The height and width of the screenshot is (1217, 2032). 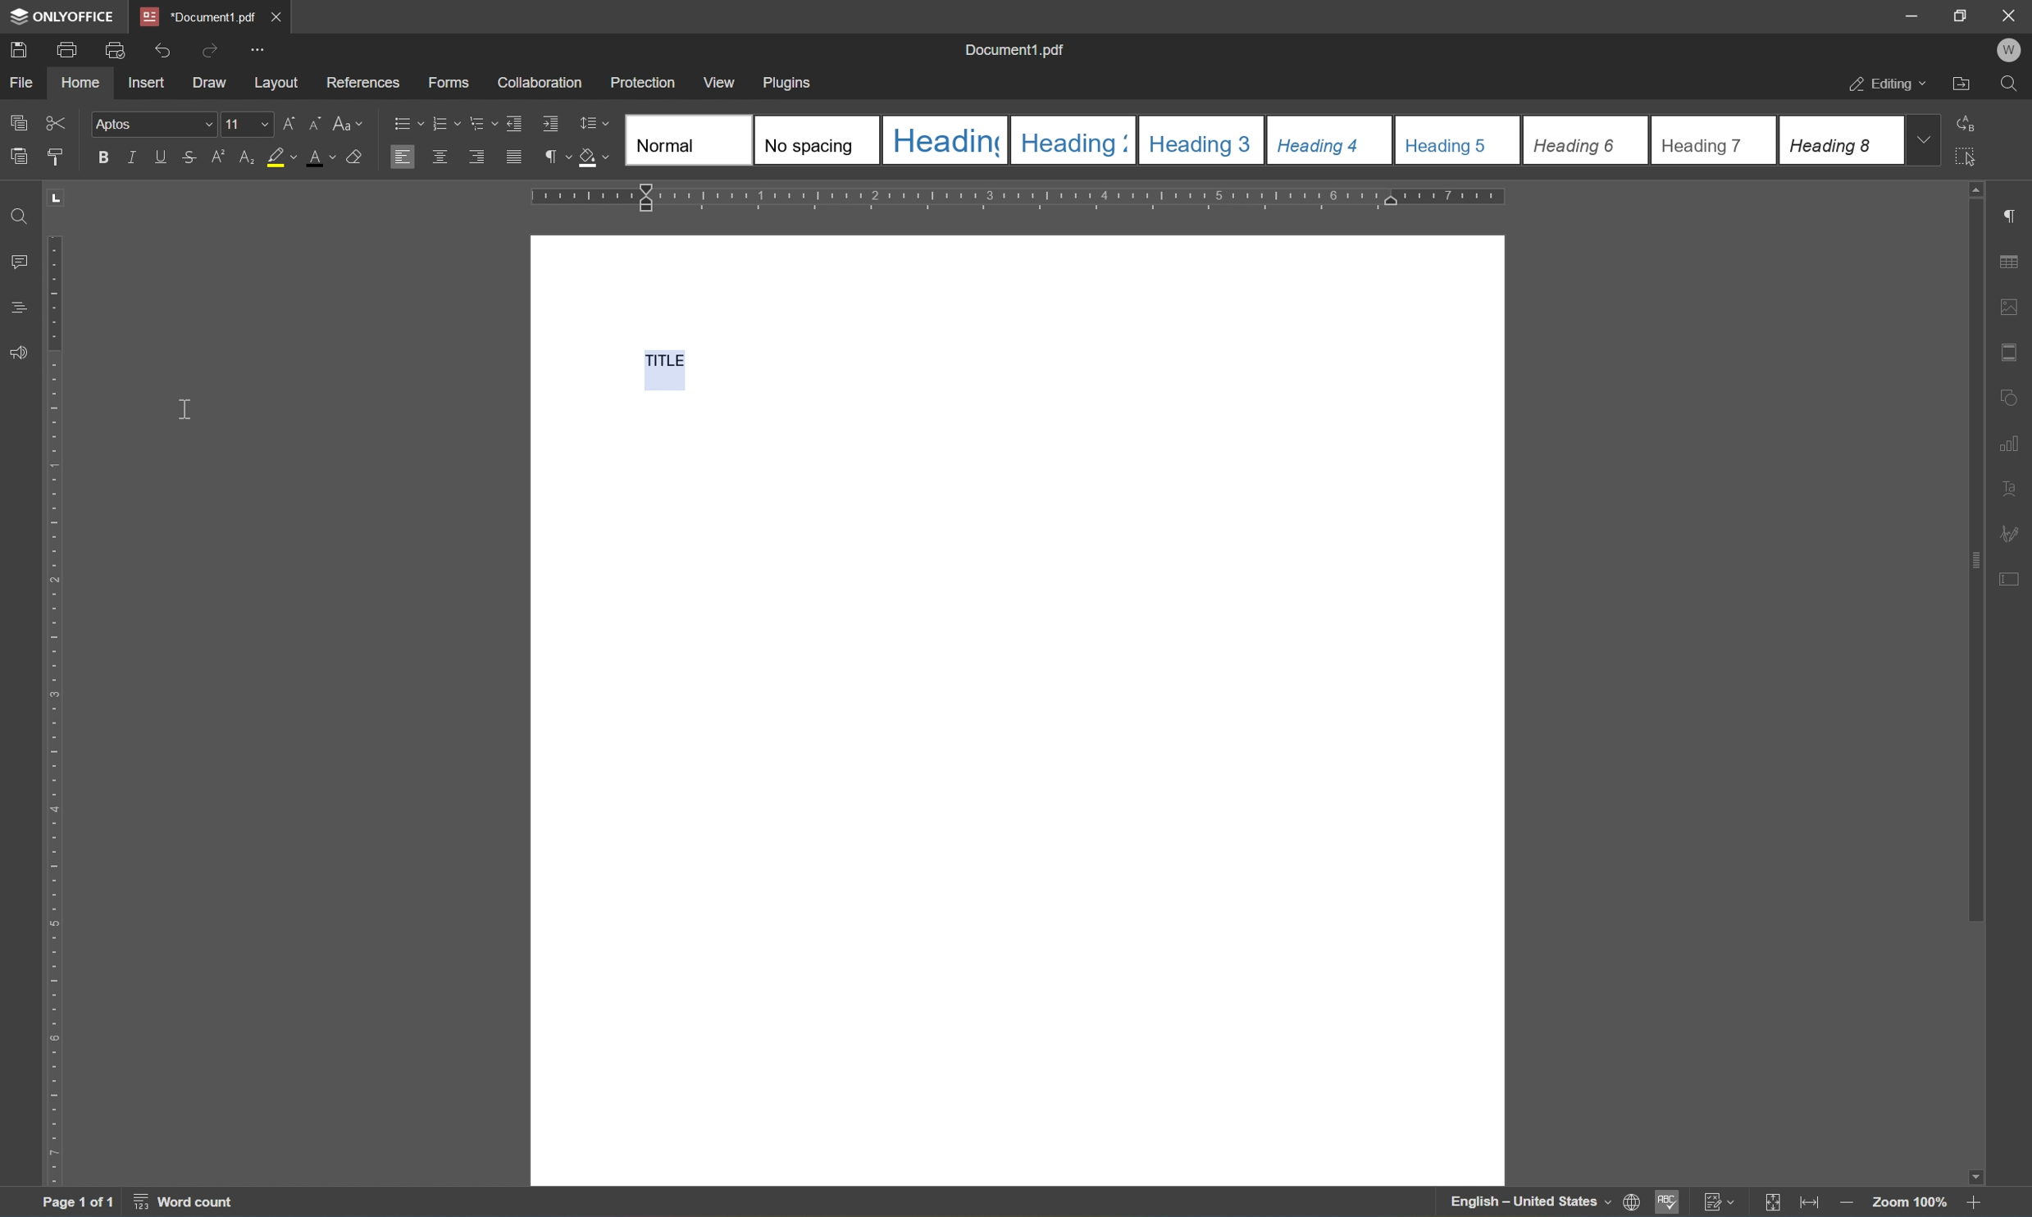 I want to click on track changes, so click(x=1720, y=1203).